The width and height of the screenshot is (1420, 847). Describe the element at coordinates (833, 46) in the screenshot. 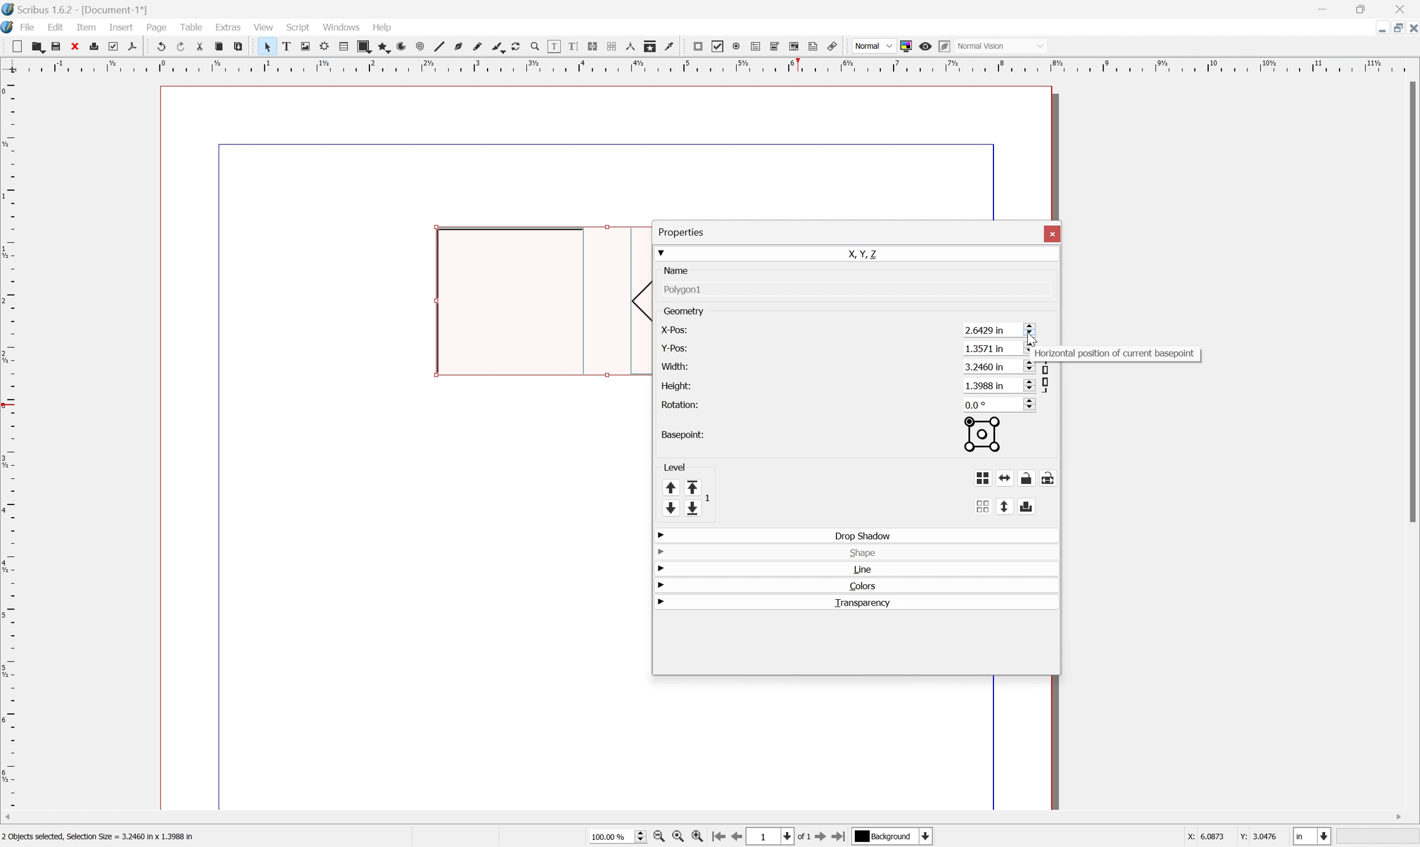

I see `Link annotation` at that location.